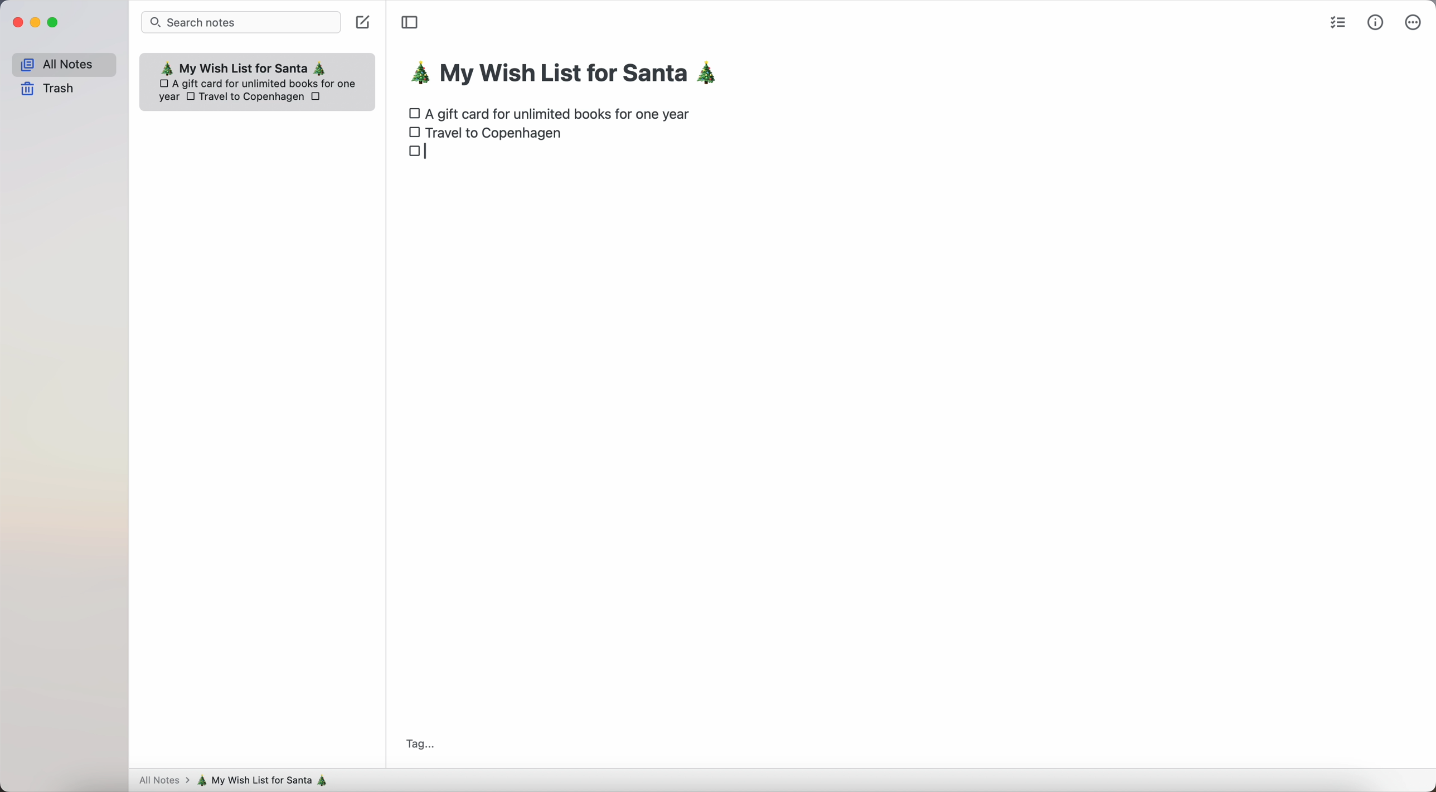  What do you see at coordinates (241, 22) in the screenshot?
I see `search bar` at bounding box center [241, 22].